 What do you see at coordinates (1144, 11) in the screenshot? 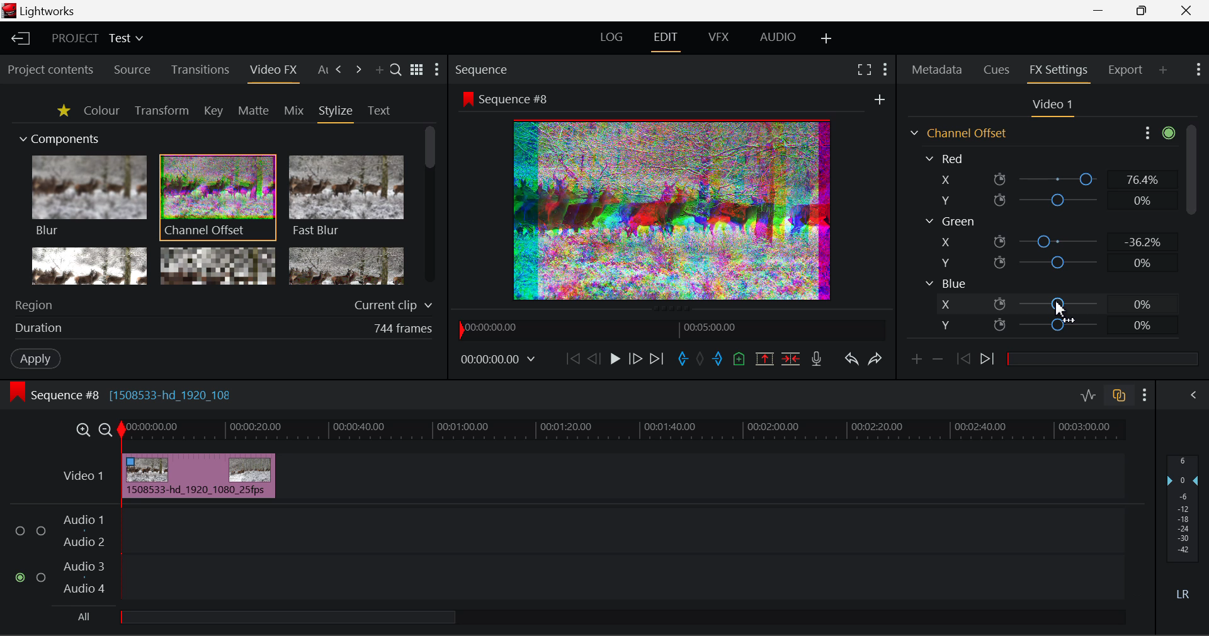
I see `Minimize` at bounding box center [1144, 11].